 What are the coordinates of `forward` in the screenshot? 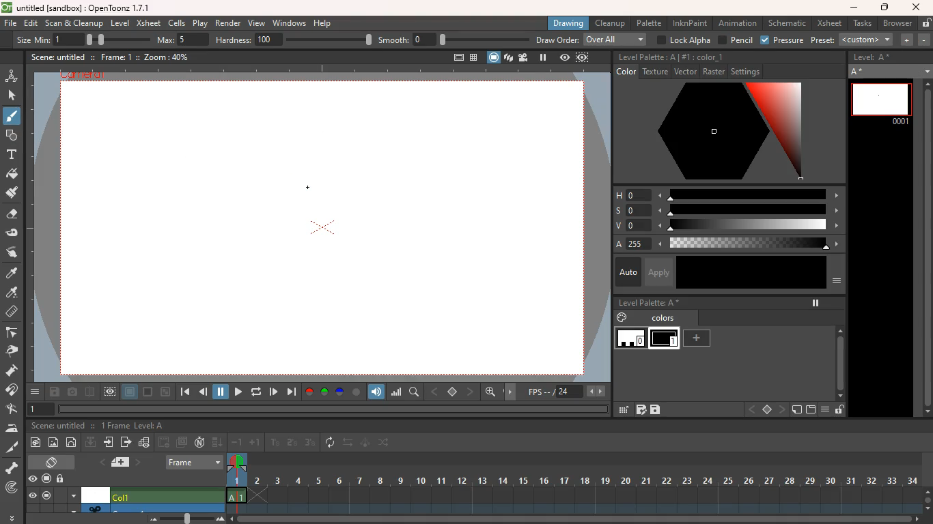 It's located at (126, 443).